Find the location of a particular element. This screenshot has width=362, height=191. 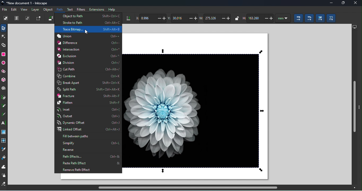

Paste path effect is located at coordinates (90, 163).